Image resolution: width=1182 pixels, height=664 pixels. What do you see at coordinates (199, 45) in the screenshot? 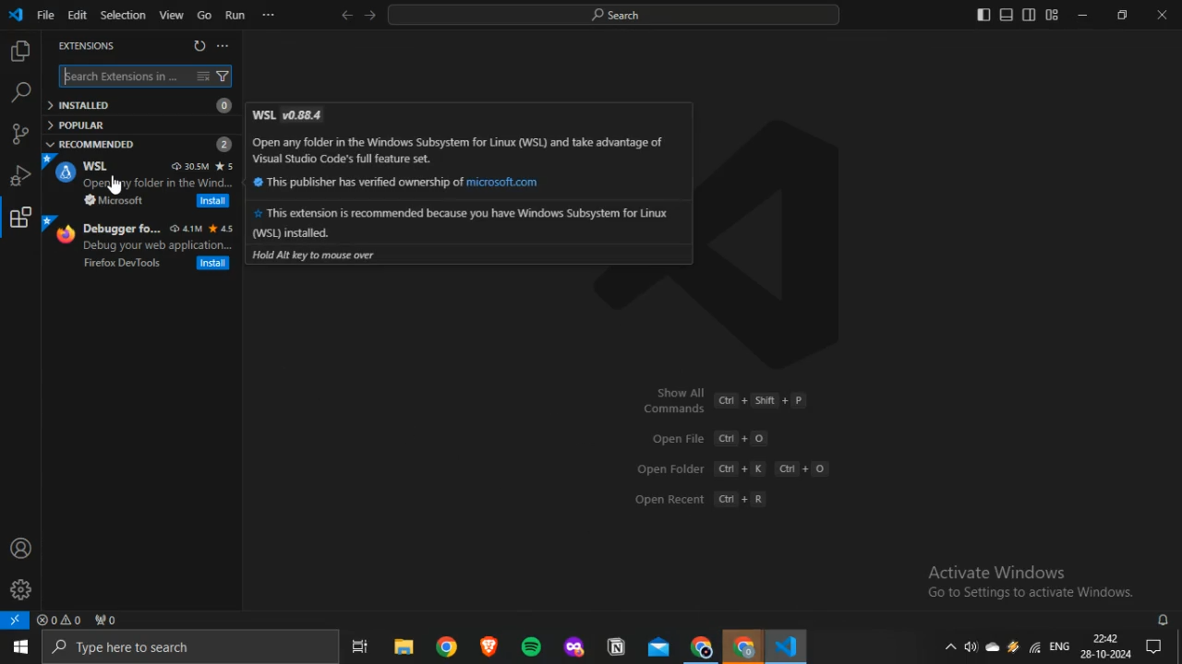
I see `refresh` at bounding box center [199, 45].